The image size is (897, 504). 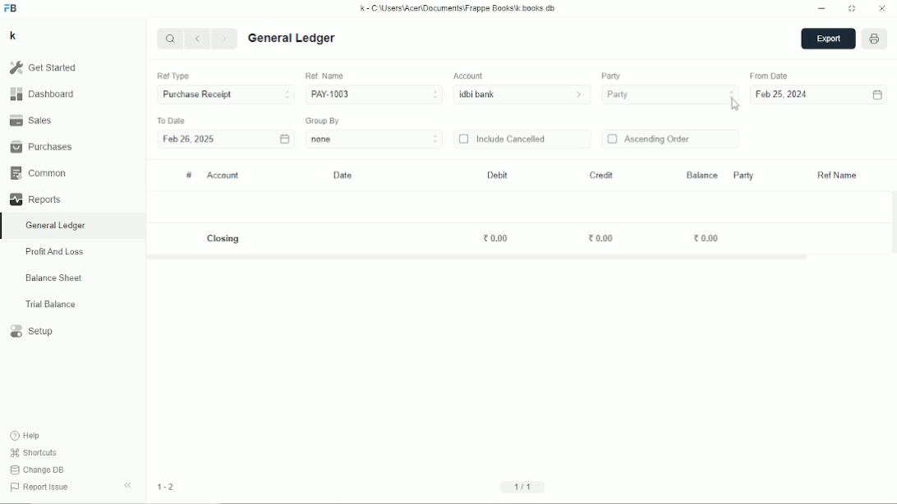 I want to click on Purchase receipt, so click(x=225, y=95).